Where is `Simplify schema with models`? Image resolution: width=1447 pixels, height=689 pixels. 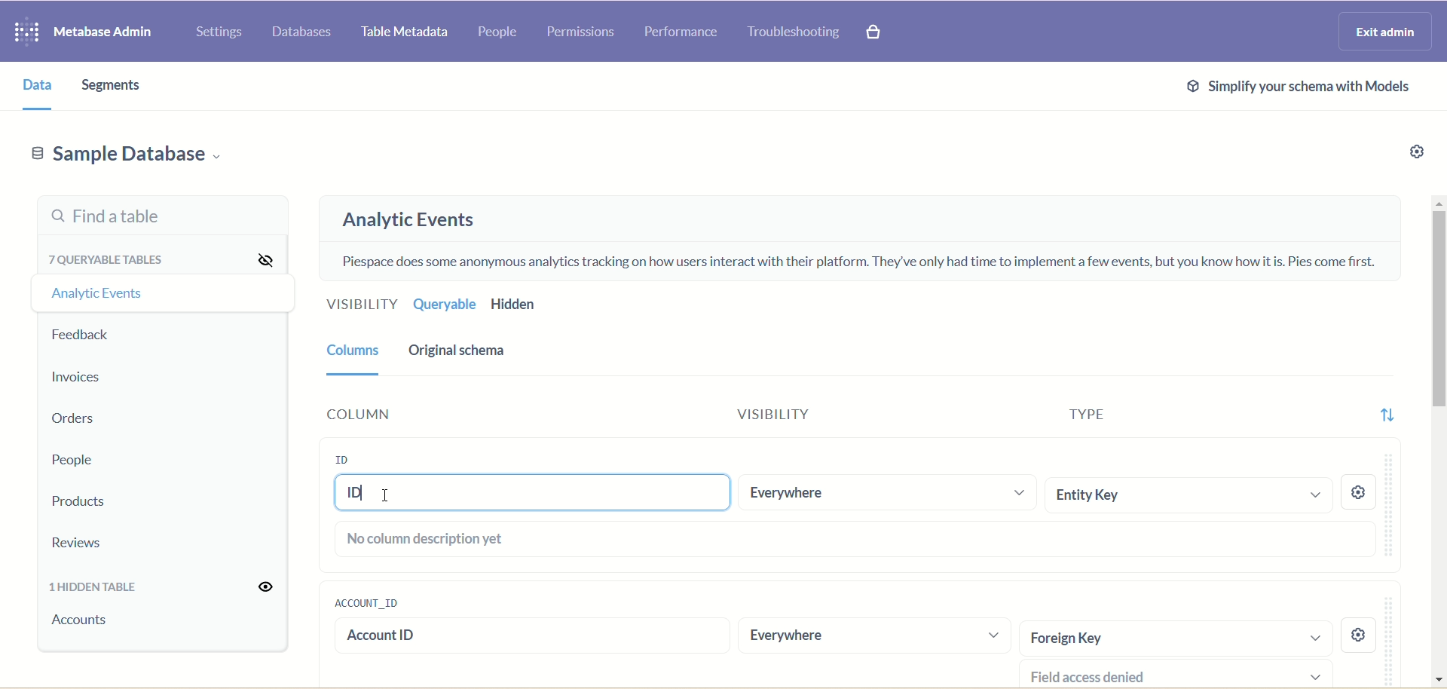
Simplify schema with models is located at coordinates (1294, 90).